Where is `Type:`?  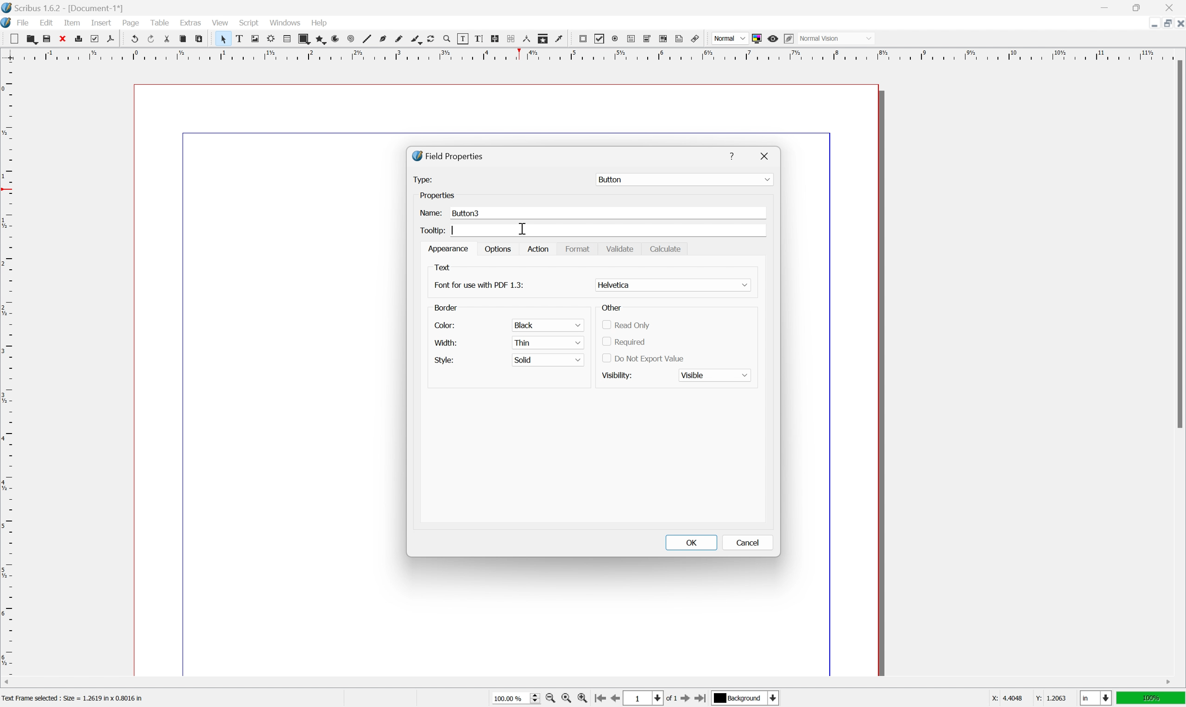
Type: is located at coordinates (421, 179).